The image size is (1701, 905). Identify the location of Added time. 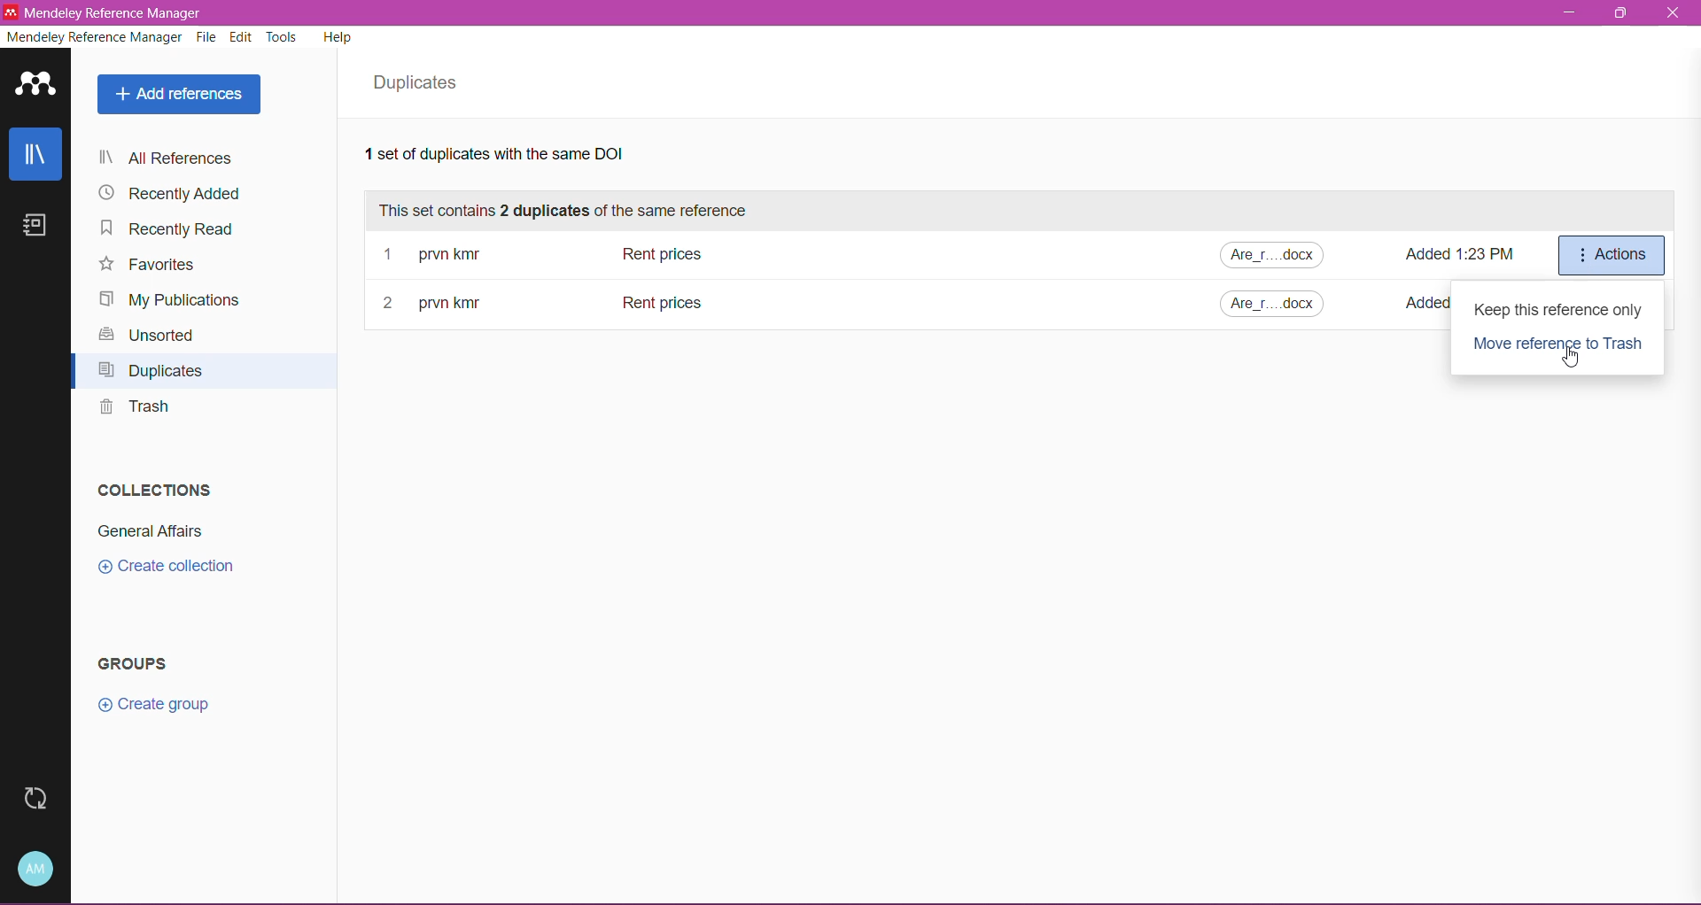
(1467, 261).